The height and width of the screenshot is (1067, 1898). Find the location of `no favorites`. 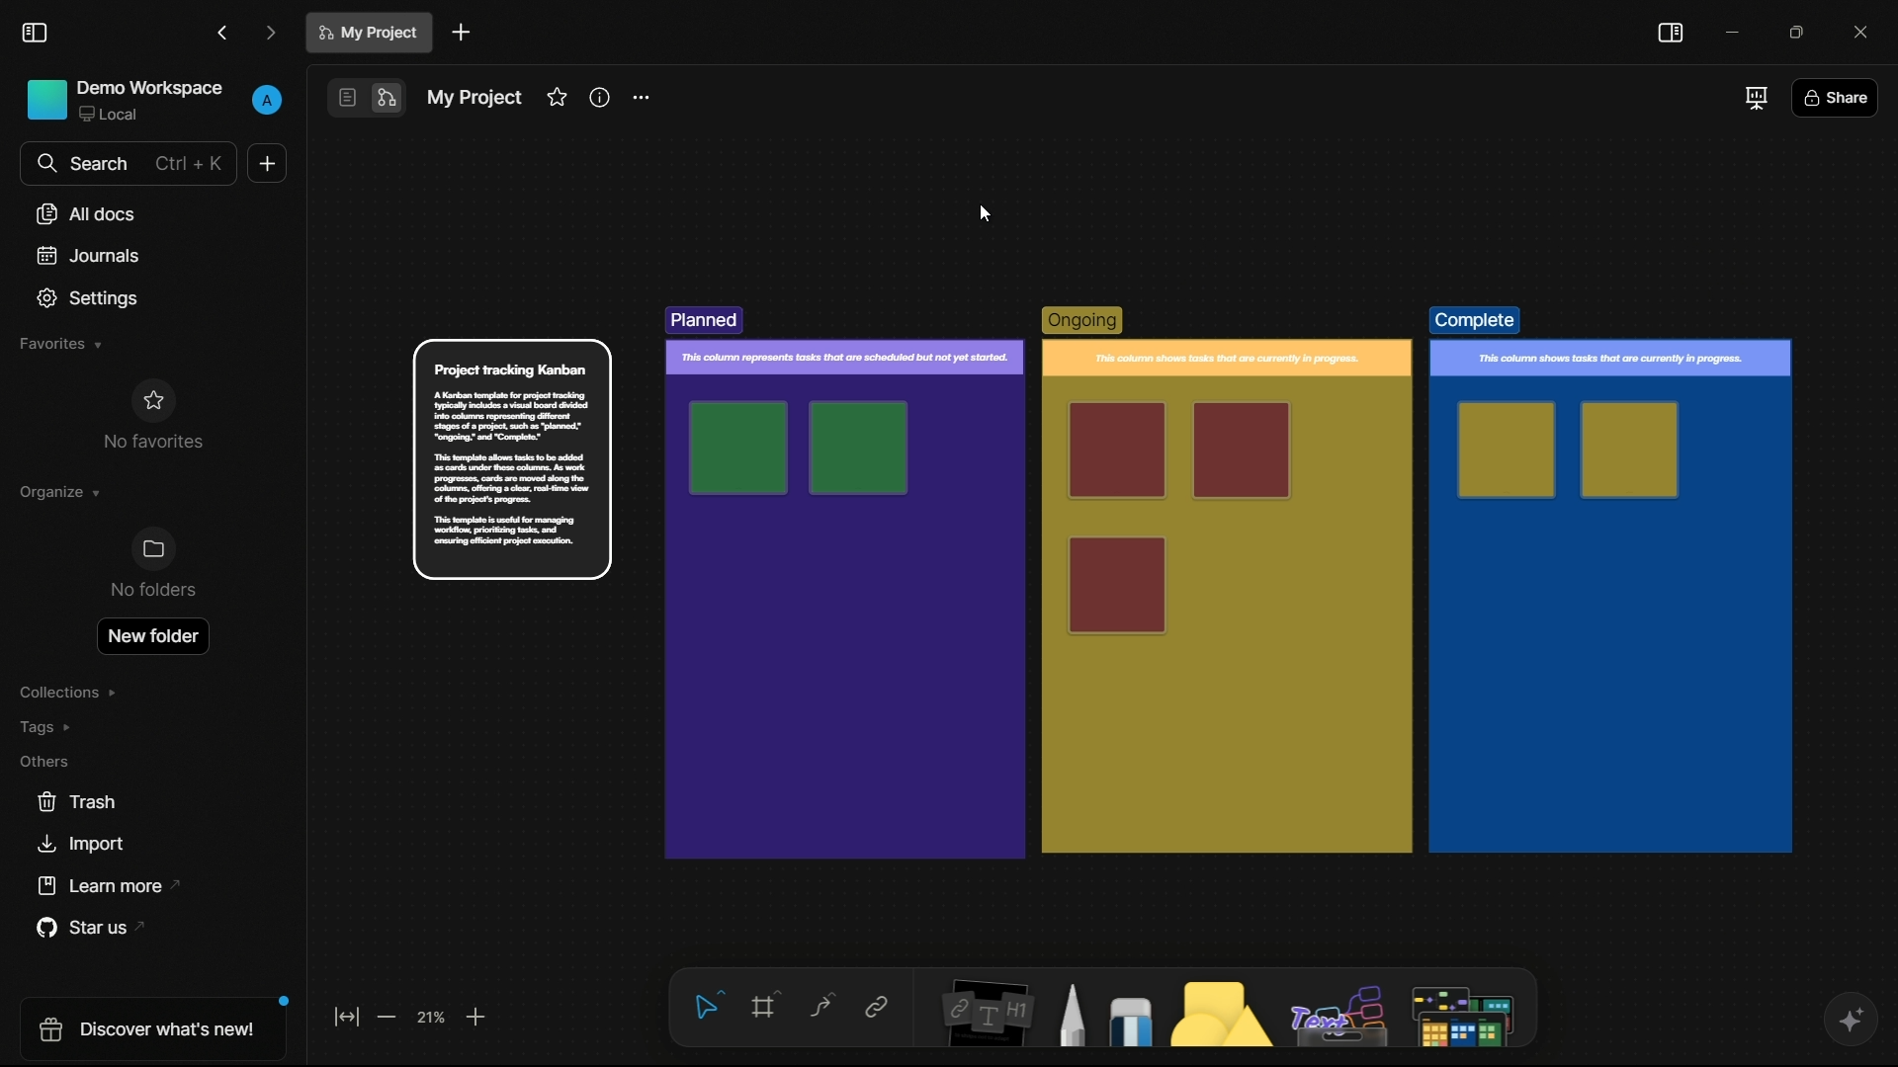

no favorites is located at coordinates (151, 414).